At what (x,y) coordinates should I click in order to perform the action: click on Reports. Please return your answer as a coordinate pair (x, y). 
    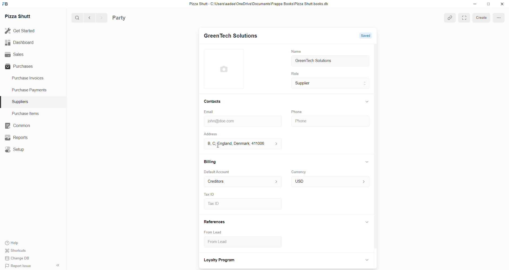
    Looking at the image, I should click on (17, 137).